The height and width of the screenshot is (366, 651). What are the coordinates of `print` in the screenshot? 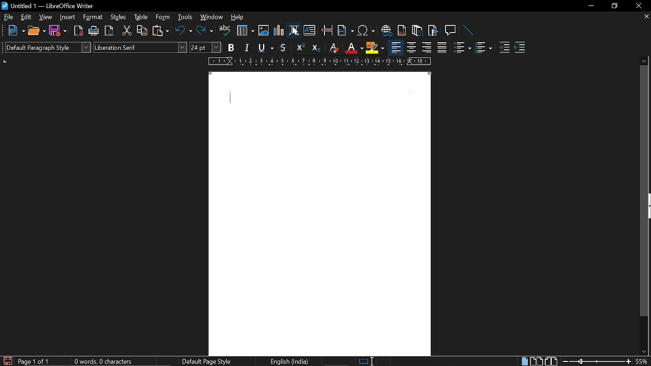 It's located at (94, 31).